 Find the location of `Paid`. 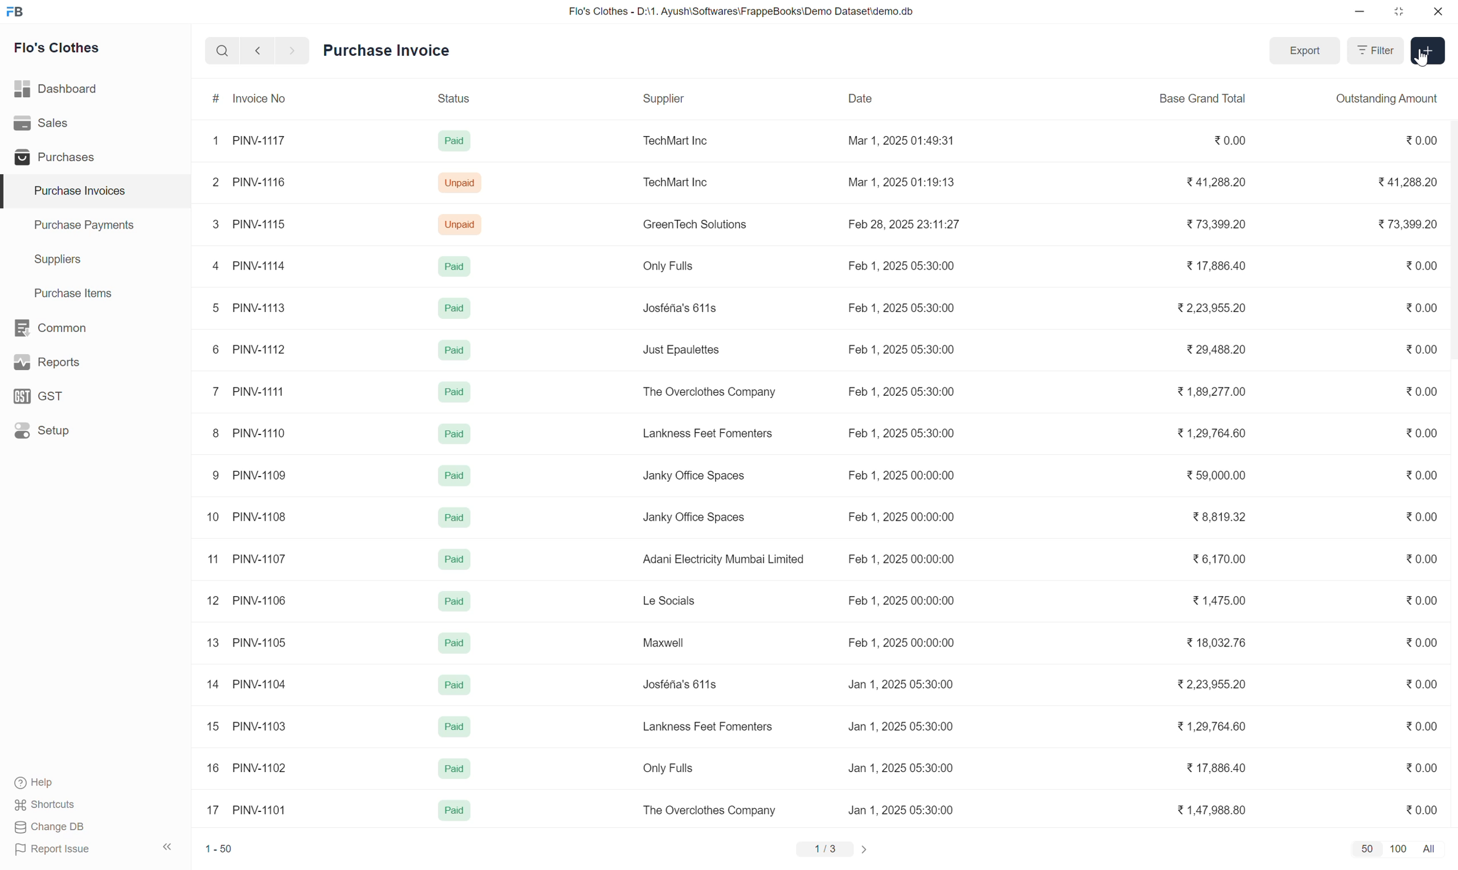

Paid is located at coordinates (453, 641).